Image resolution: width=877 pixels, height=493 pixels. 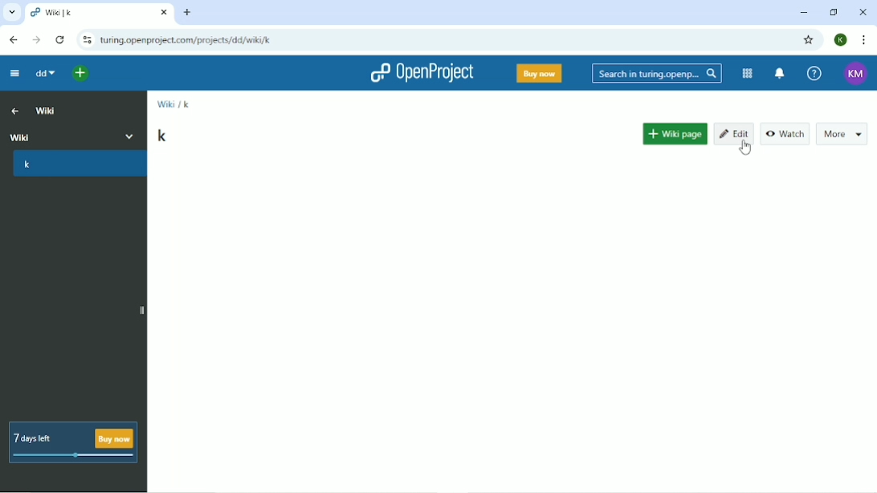 I want to click on OpenProject, so click(x=420, y=74).